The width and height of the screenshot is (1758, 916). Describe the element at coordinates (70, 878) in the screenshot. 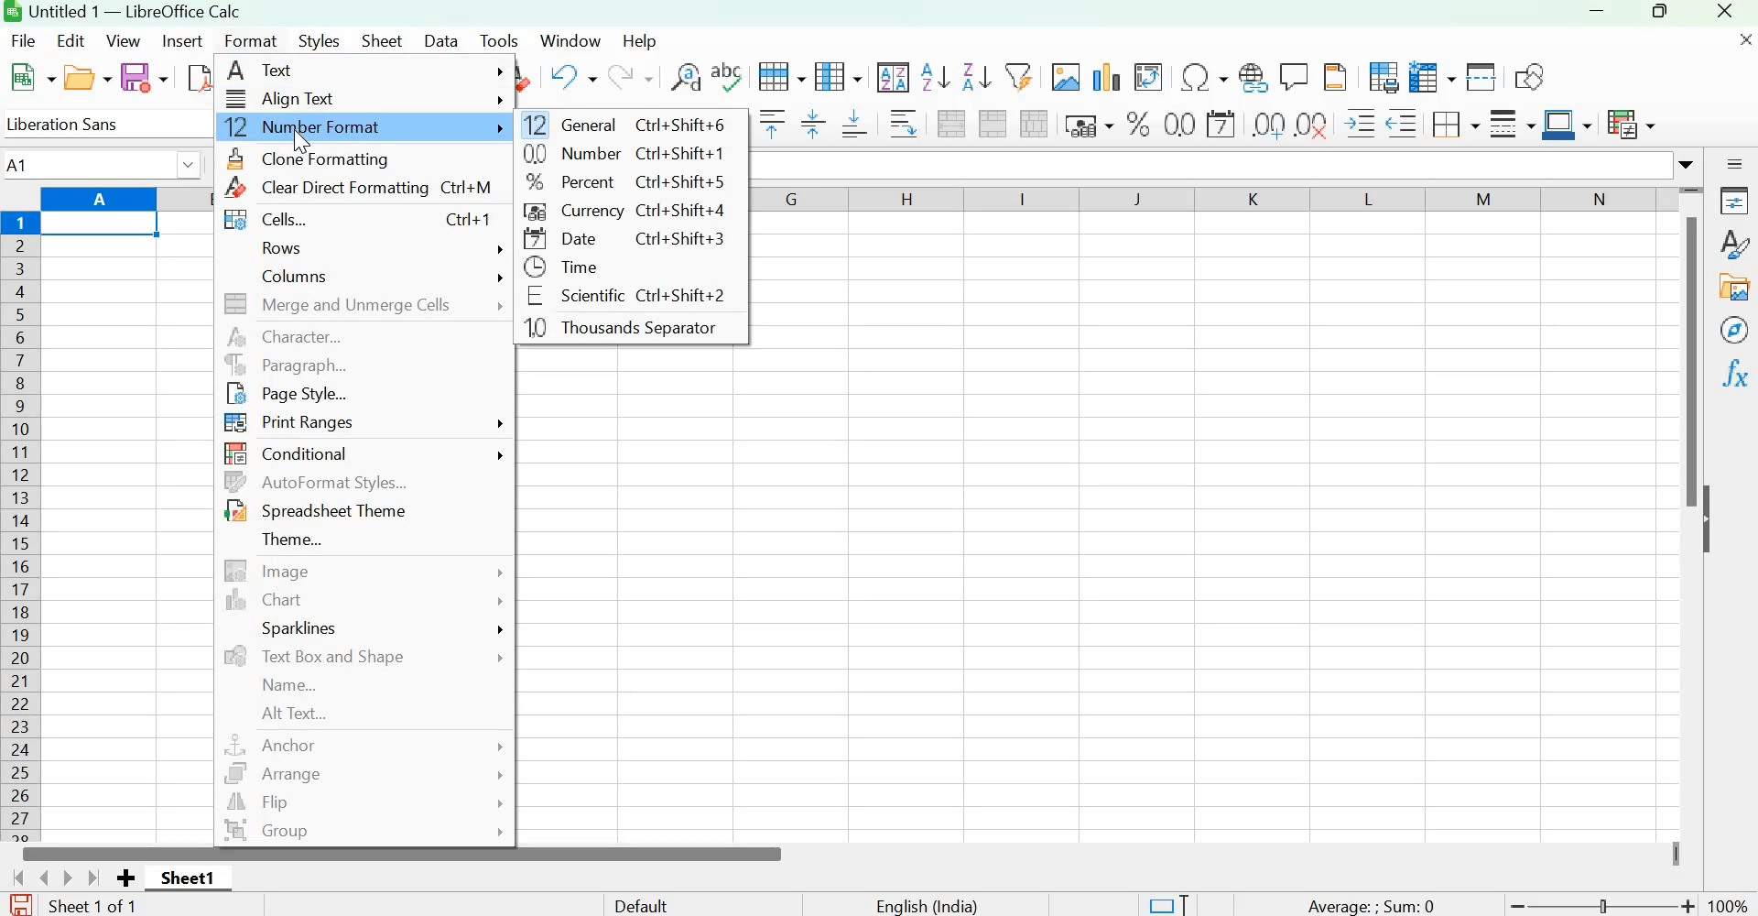

I see `Scroll to next sheet` at that location.